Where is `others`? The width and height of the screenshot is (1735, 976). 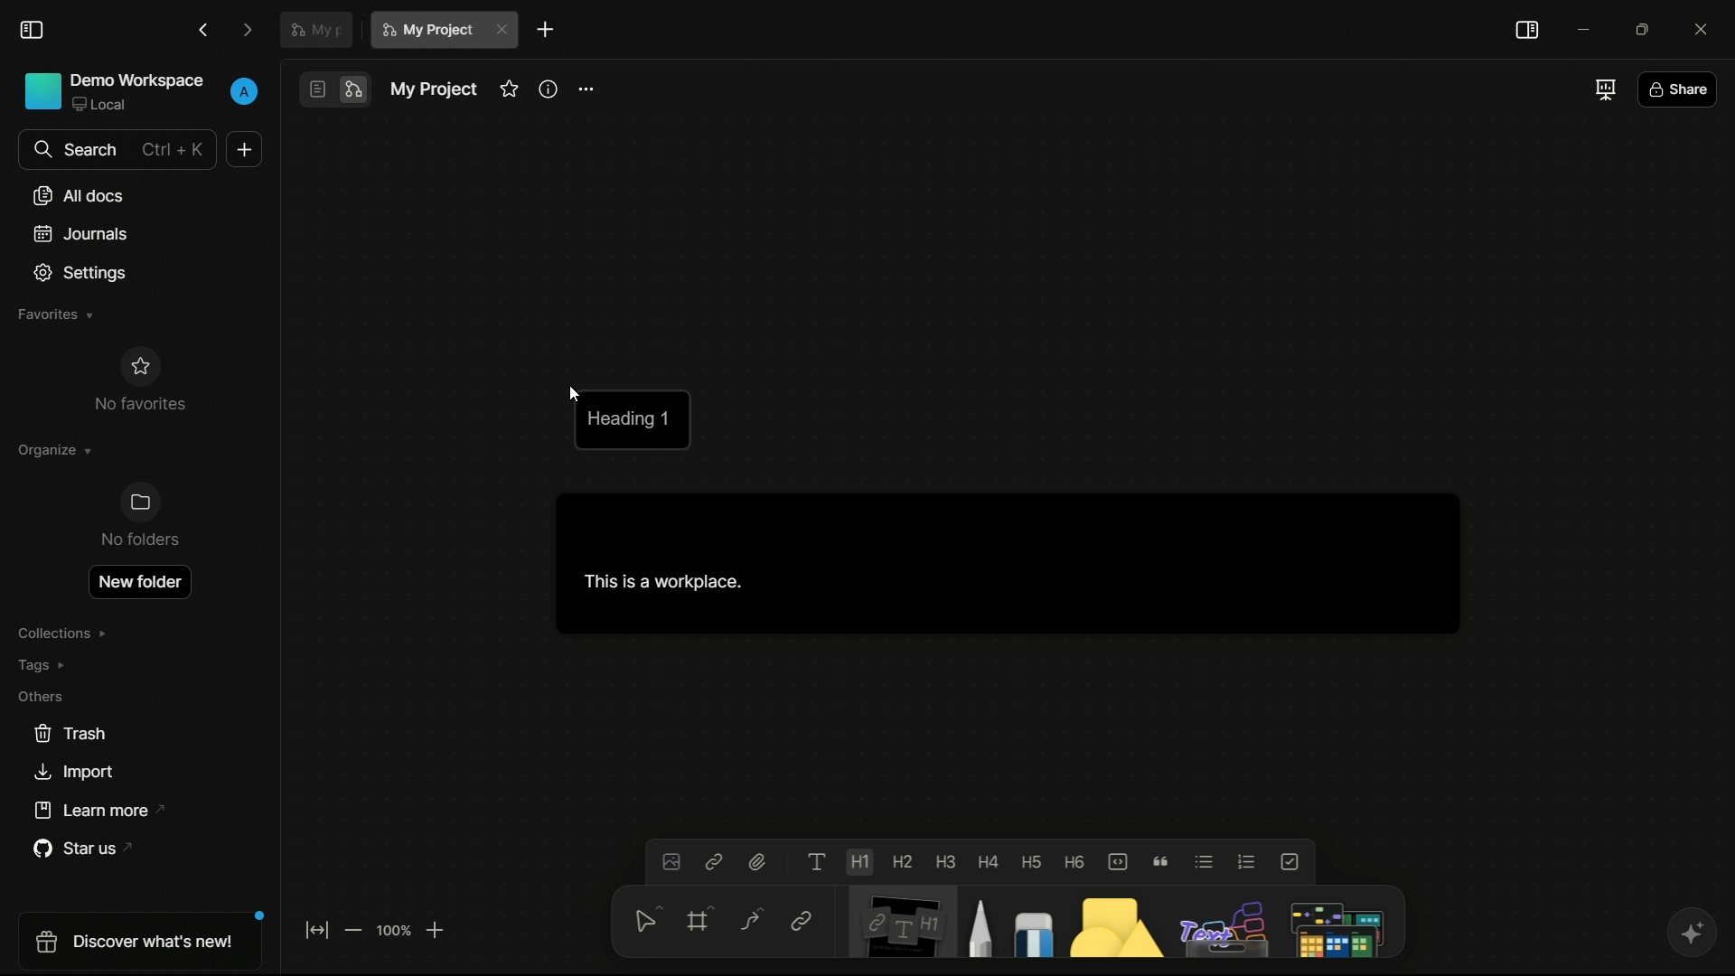 others is located at coordinates (1218, 923).